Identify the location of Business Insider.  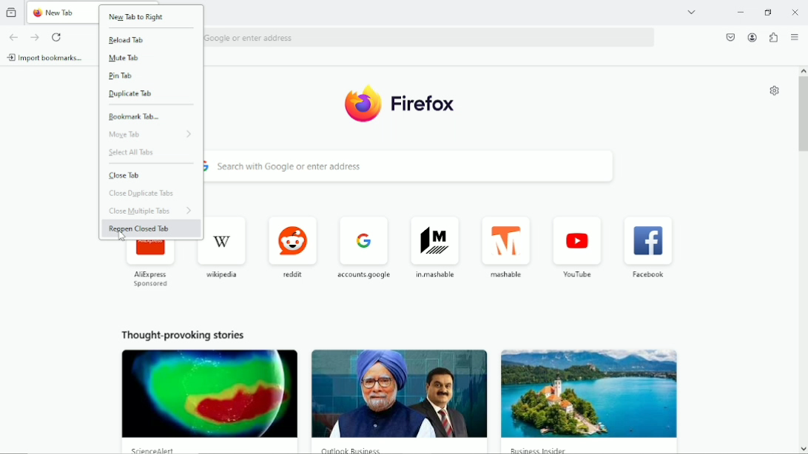
(542, 450).